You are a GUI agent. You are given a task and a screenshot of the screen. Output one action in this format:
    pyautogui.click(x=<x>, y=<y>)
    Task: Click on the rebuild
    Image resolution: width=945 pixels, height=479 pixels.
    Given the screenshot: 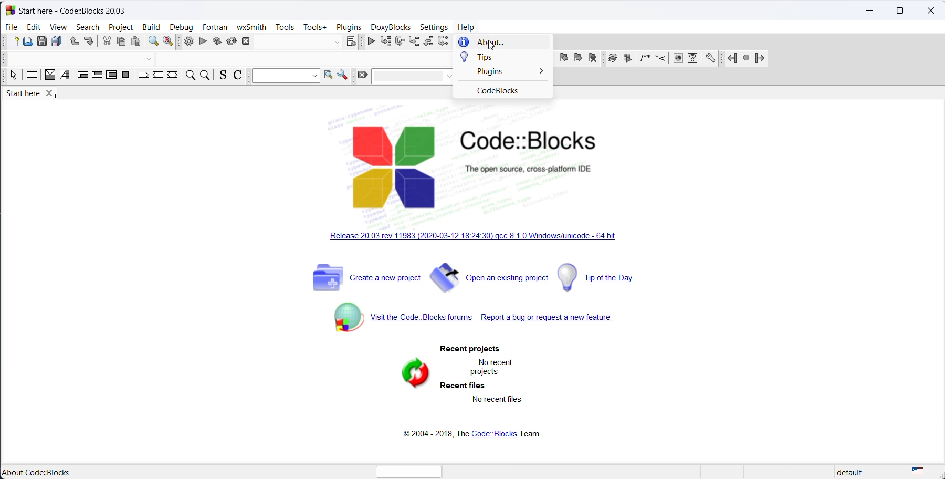 What is the action you would take?
    pyautogui.click(x=230, y=43)
    